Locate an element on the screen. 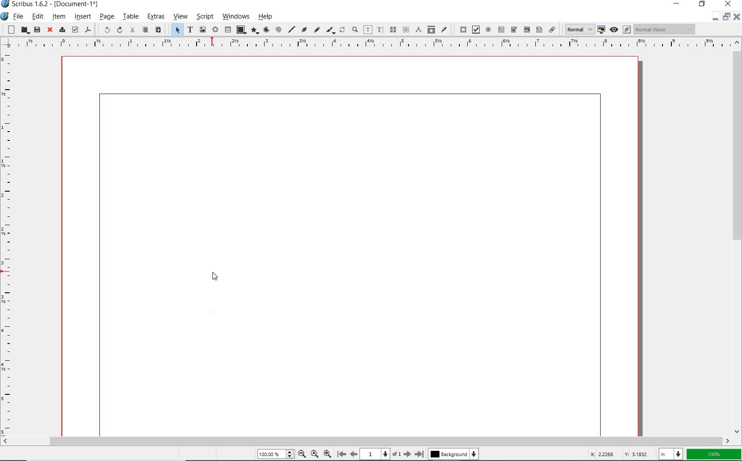  calligraphic line is located at coordinates (330, 30).